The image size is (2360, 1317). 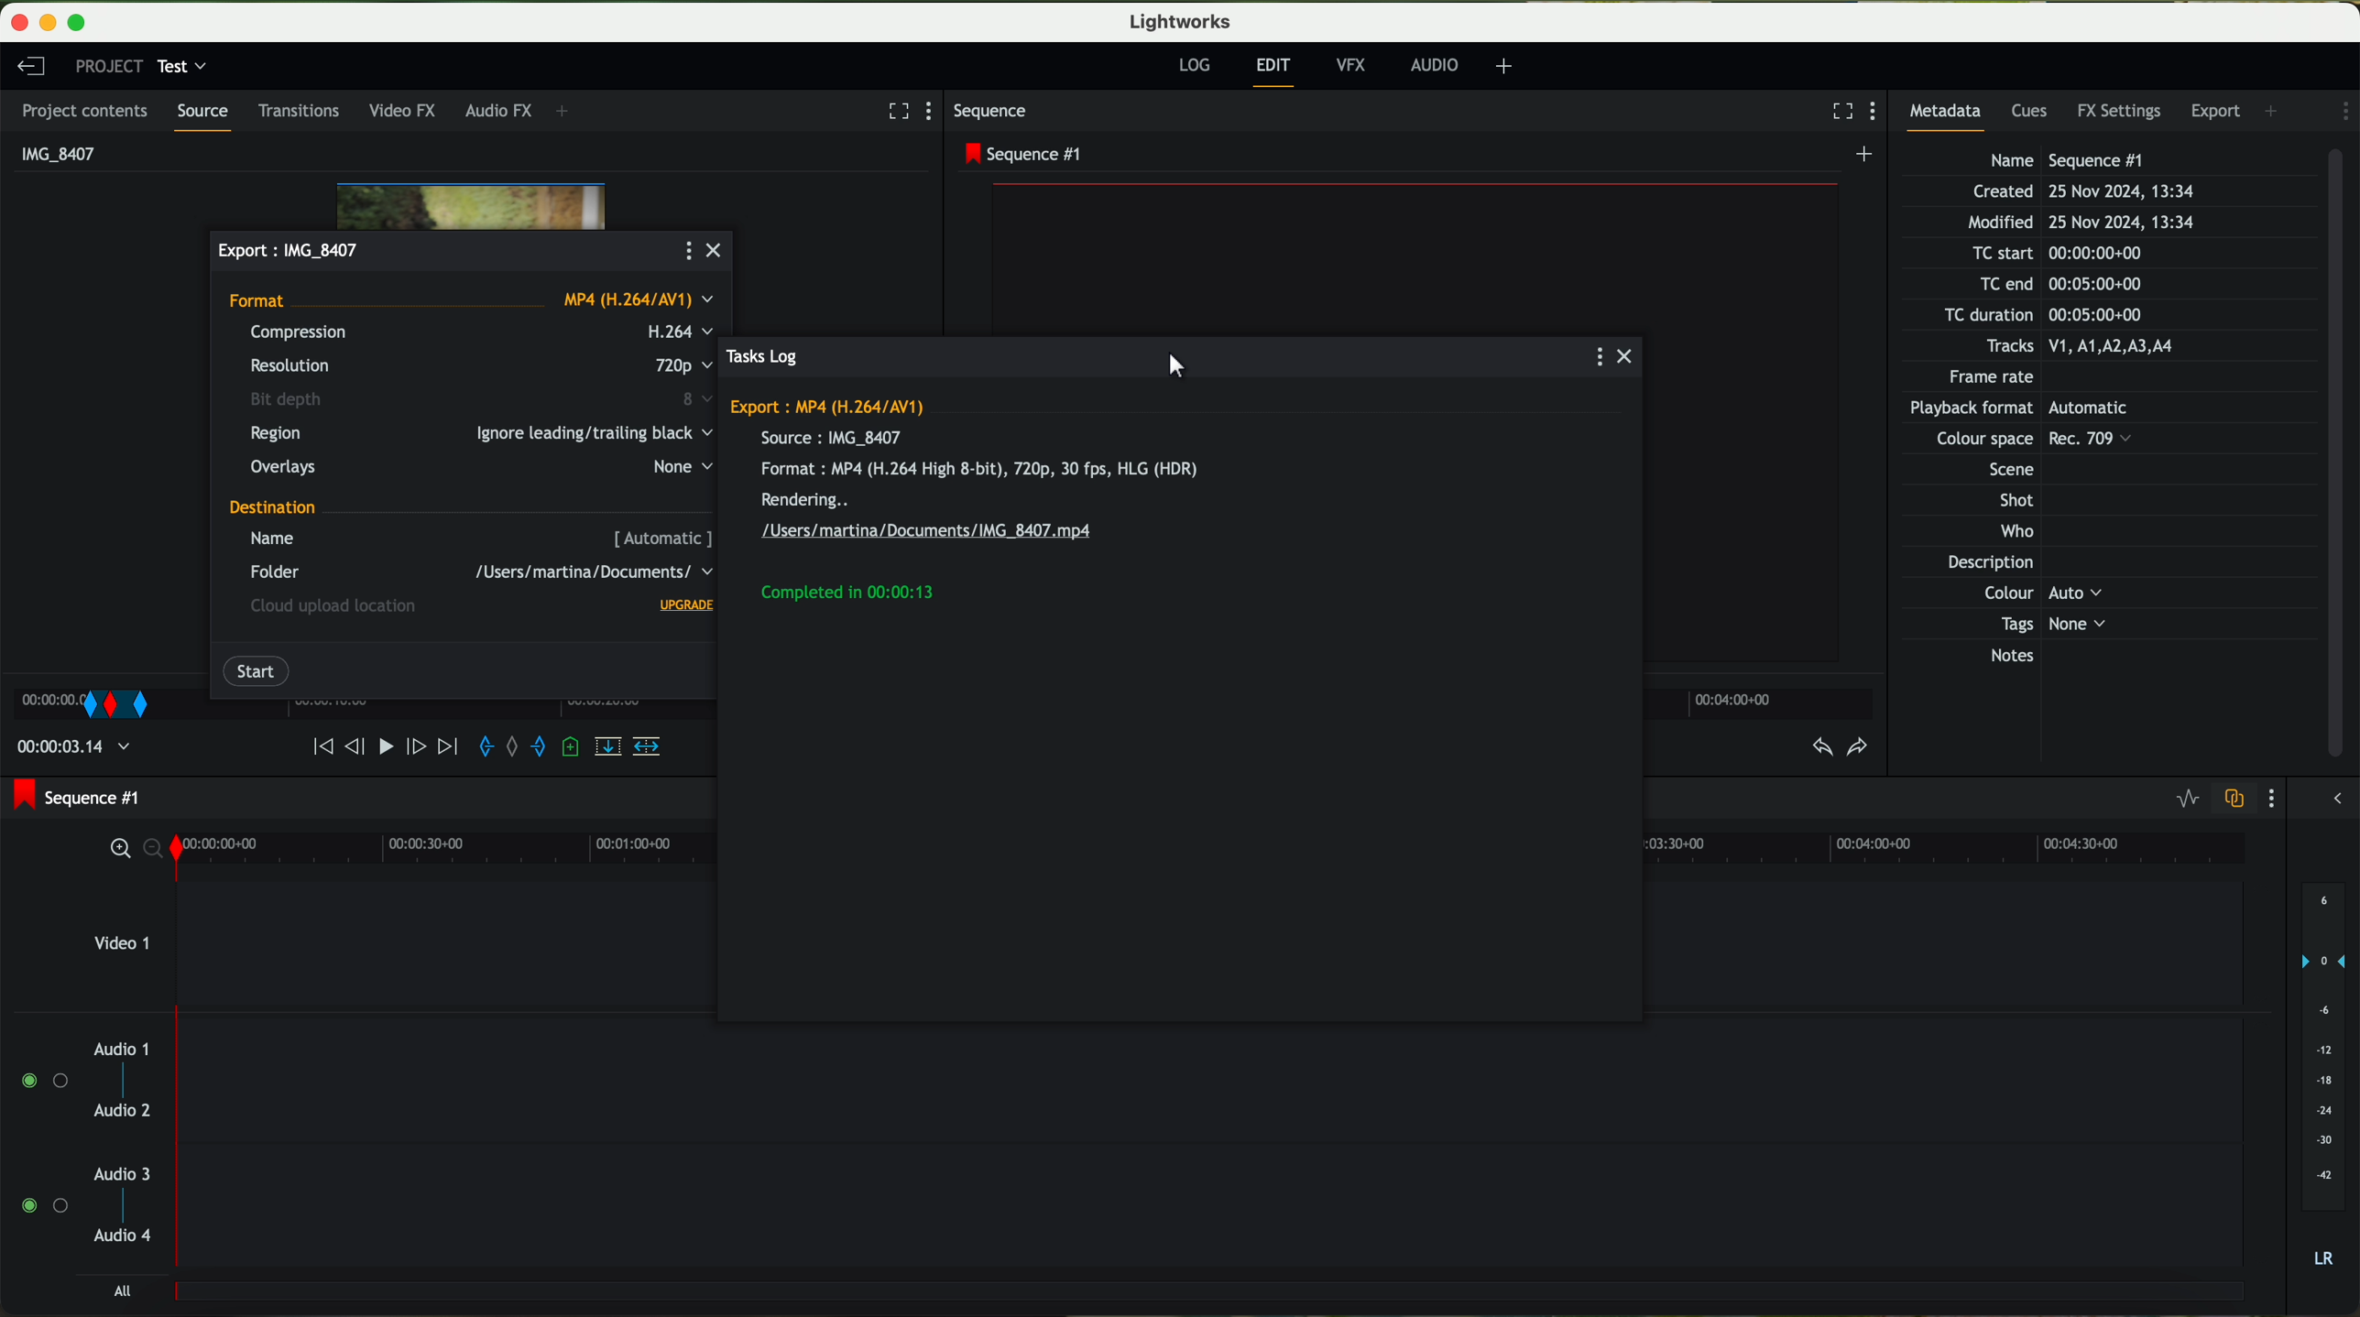 What do you see at coordinates (1387, 749) in the screenshot?
I see `move foward` at bounding box center [1387, 749].